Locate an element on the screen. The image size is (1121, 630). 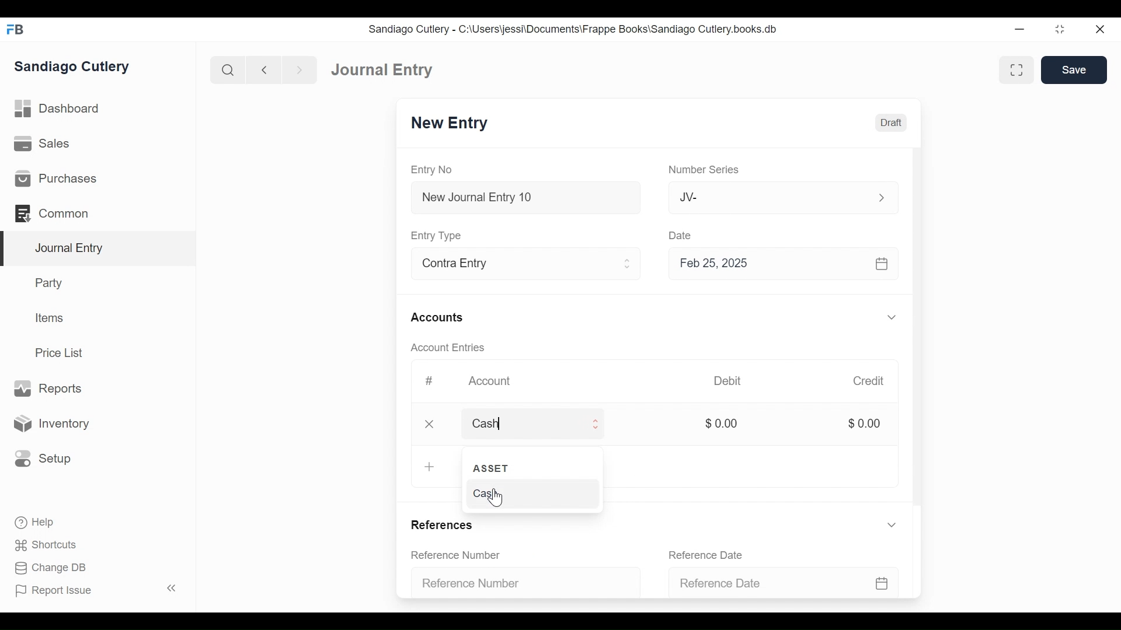
Dashboard is located at coordinates (61, 110).